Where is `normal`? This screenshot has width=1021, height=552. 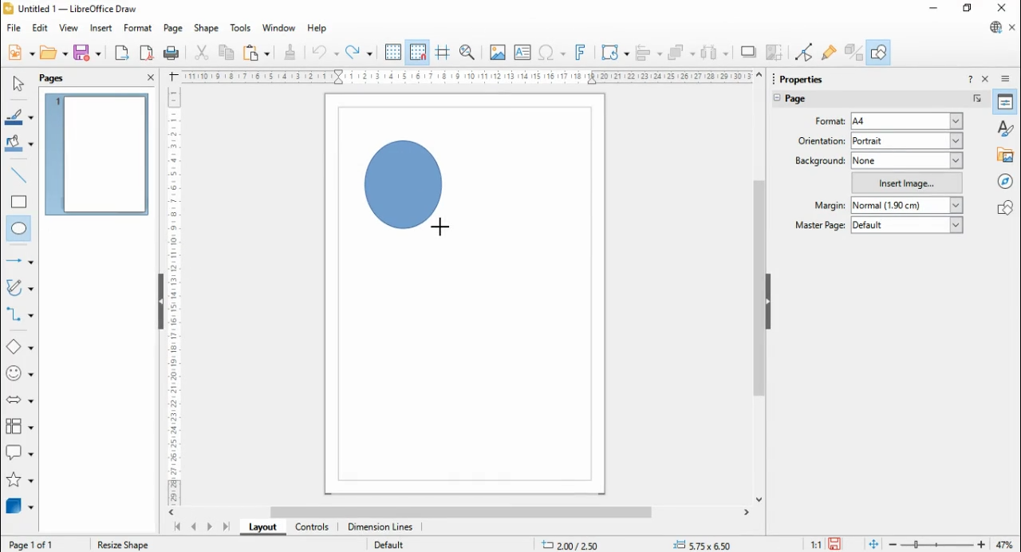
normal is located at coordinates (907, 206).